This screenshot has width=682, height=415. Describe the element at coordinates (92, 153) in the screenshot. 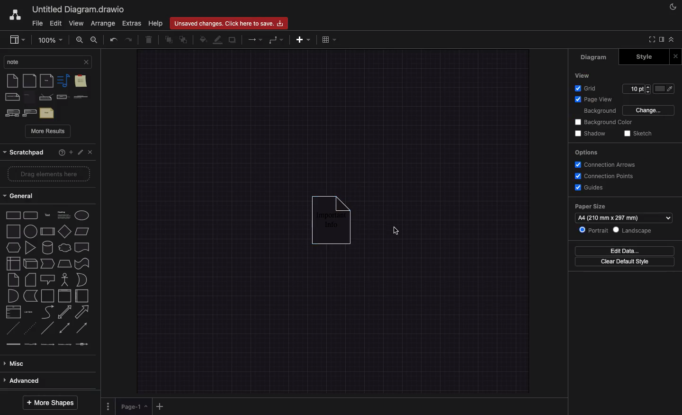

I see `Close` at that location.